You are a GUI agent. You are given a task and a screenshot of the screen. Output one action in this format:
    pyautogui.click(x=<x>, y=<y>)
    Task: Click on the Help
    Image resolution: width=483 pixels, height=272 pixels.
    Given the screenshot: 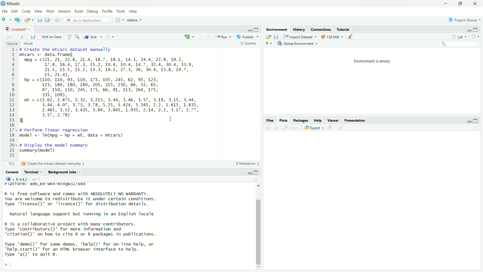 What is the action you would take?
    pyautogui.click(x=318, y=121)
    